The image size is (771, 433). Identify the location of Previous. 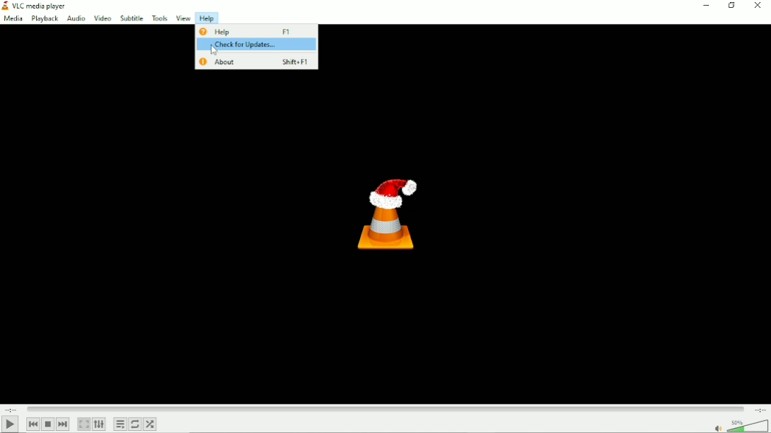
(33, 424).